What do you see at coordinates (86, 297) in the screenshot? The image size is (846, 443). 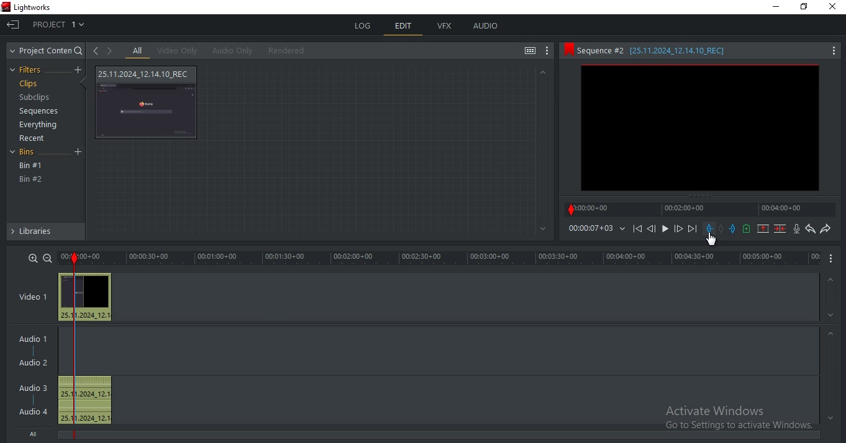 I see `video` at bounding box center [86, 297].